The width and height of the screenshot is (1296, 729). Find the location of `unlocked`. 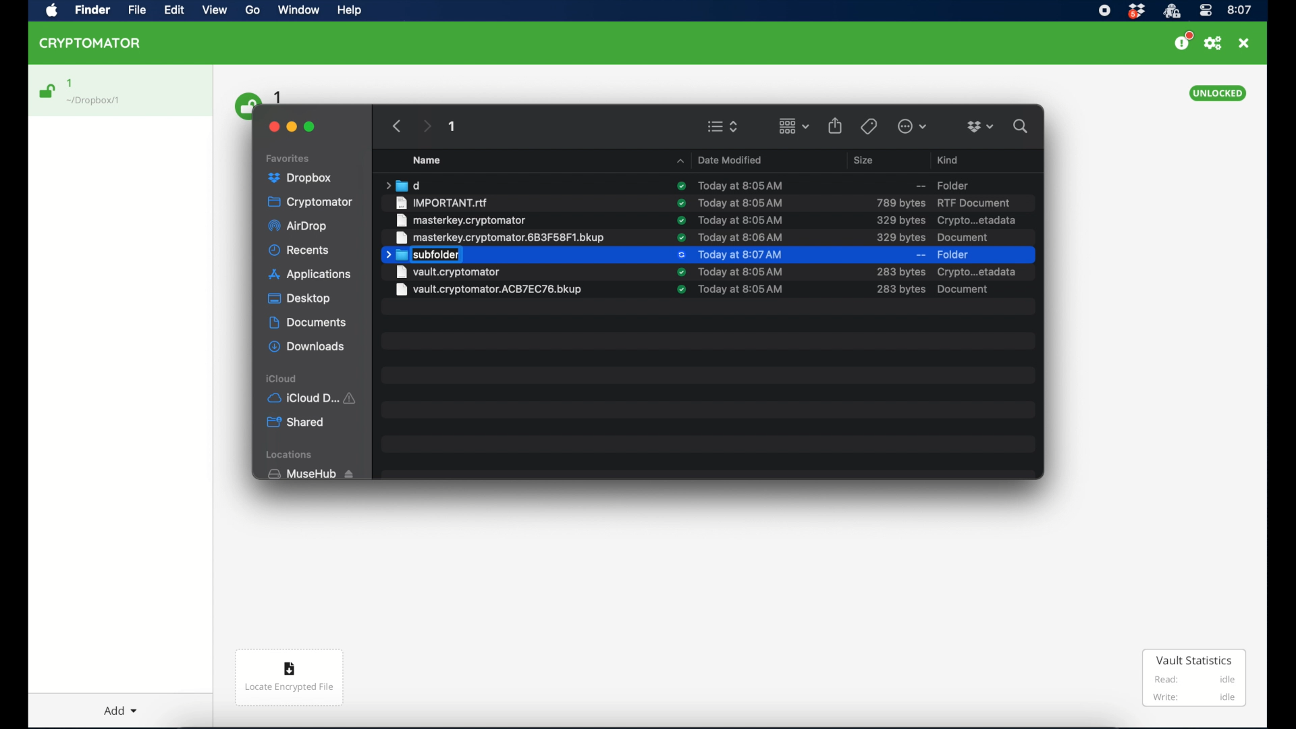

unlocked is located at coordinates (1218, 93).